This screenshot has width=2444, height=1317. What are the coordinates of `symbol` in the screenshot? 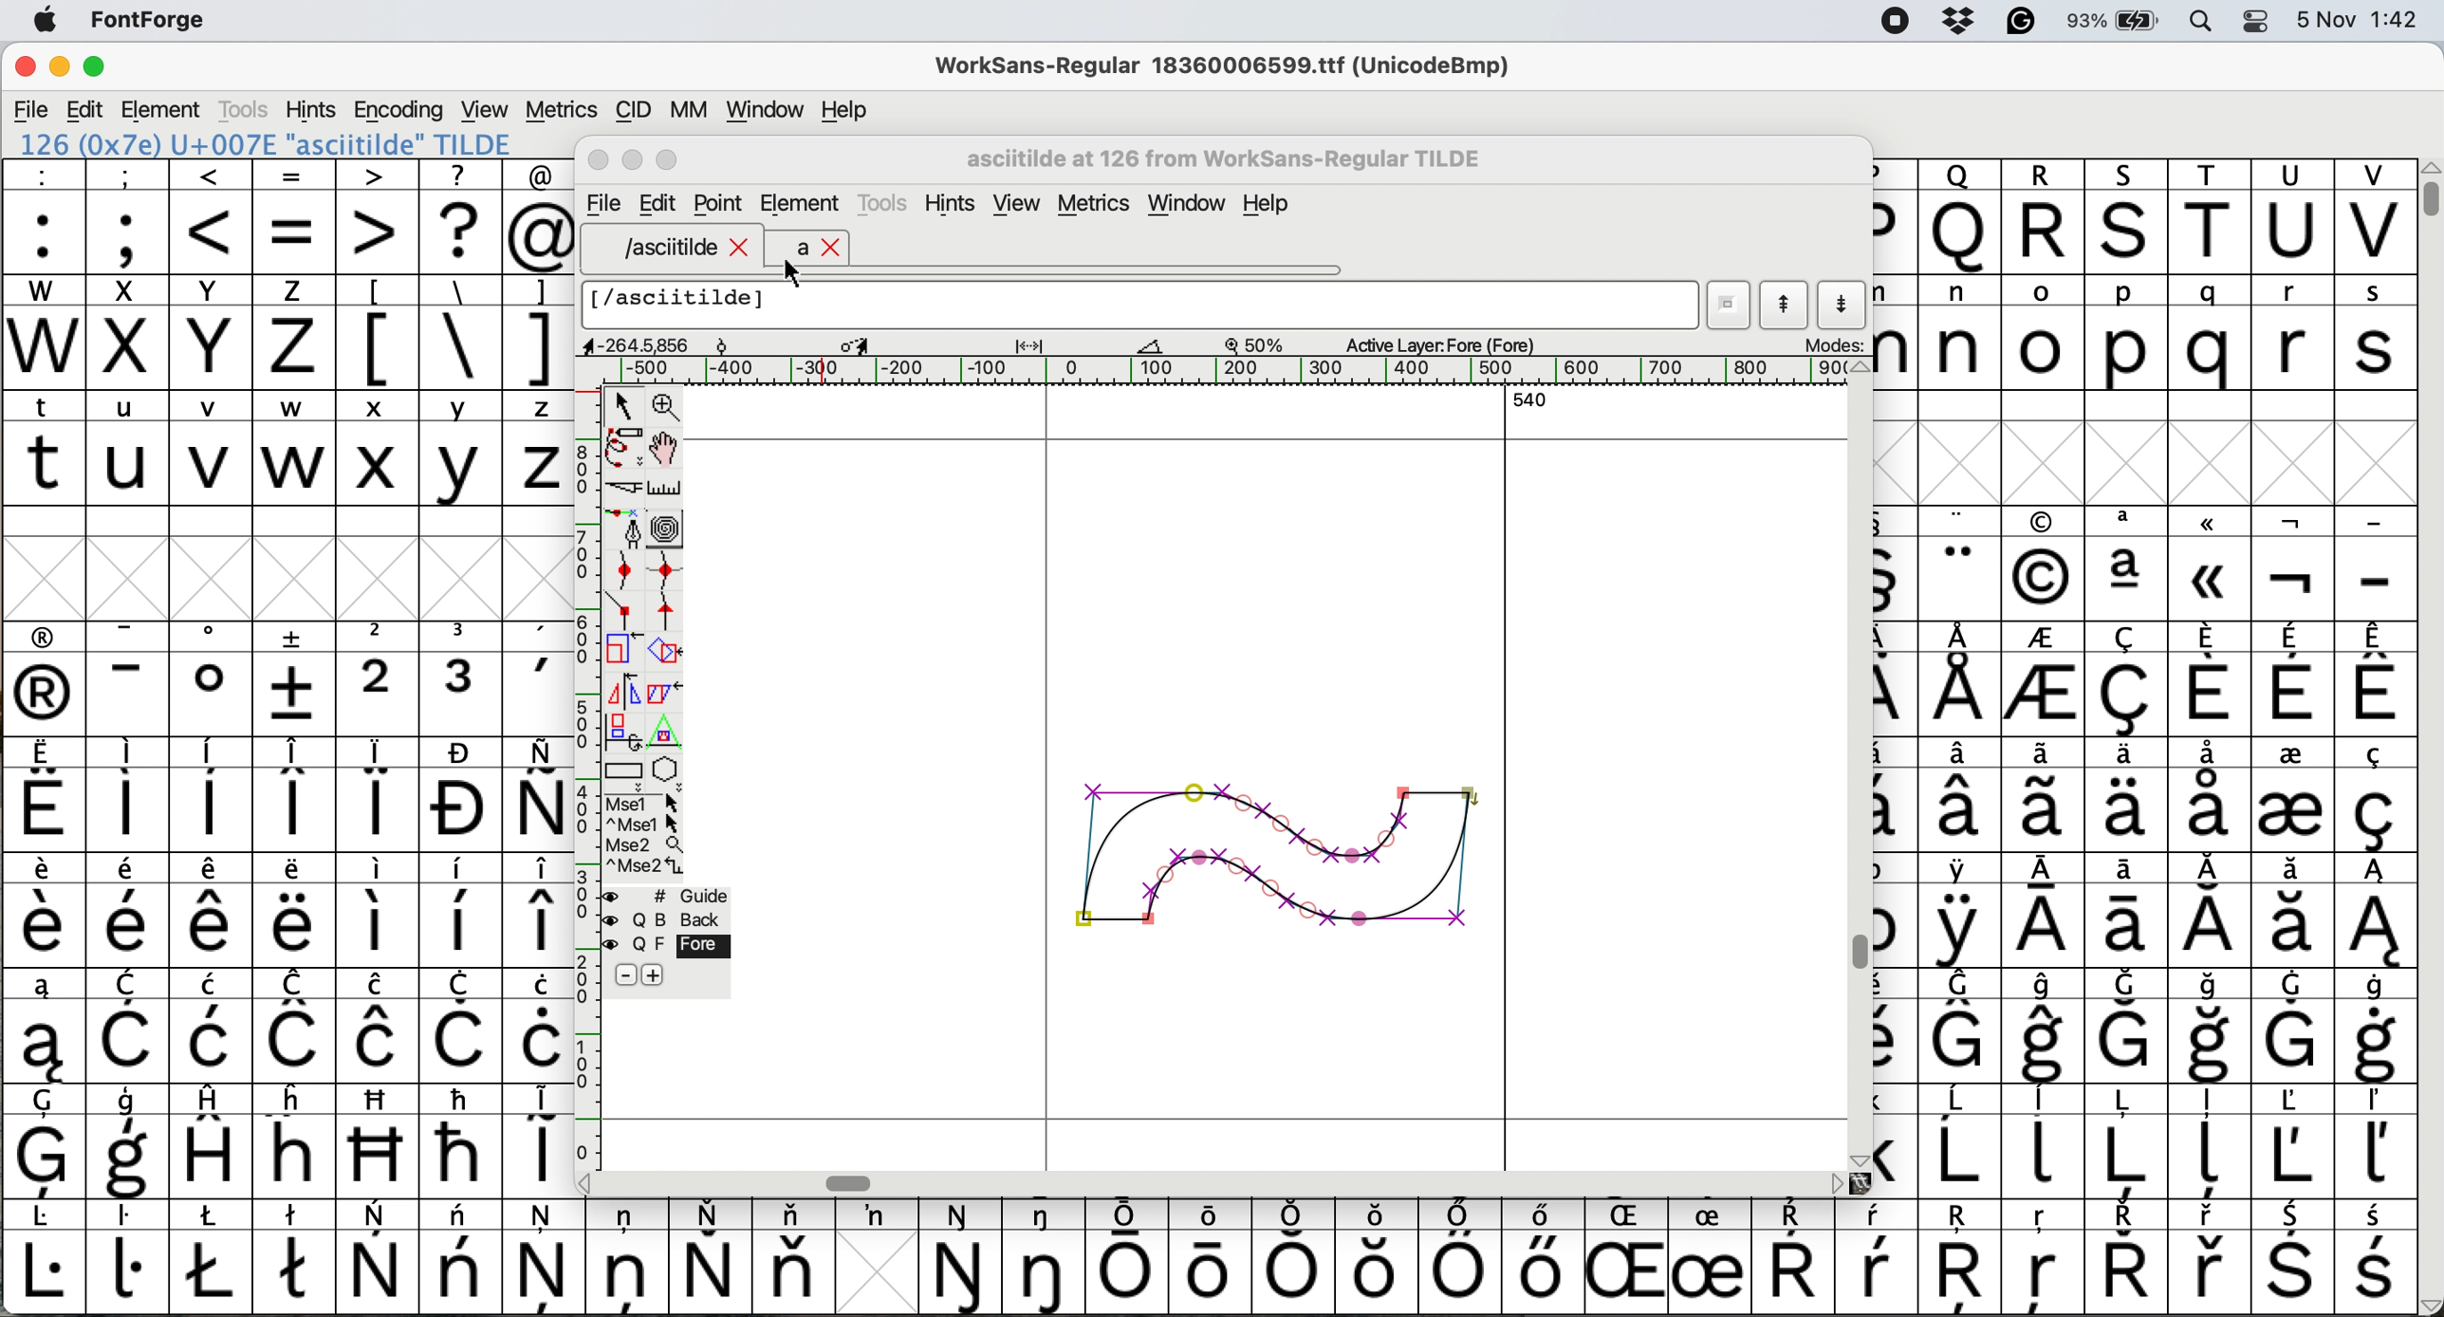 It's located at (2212, 792).